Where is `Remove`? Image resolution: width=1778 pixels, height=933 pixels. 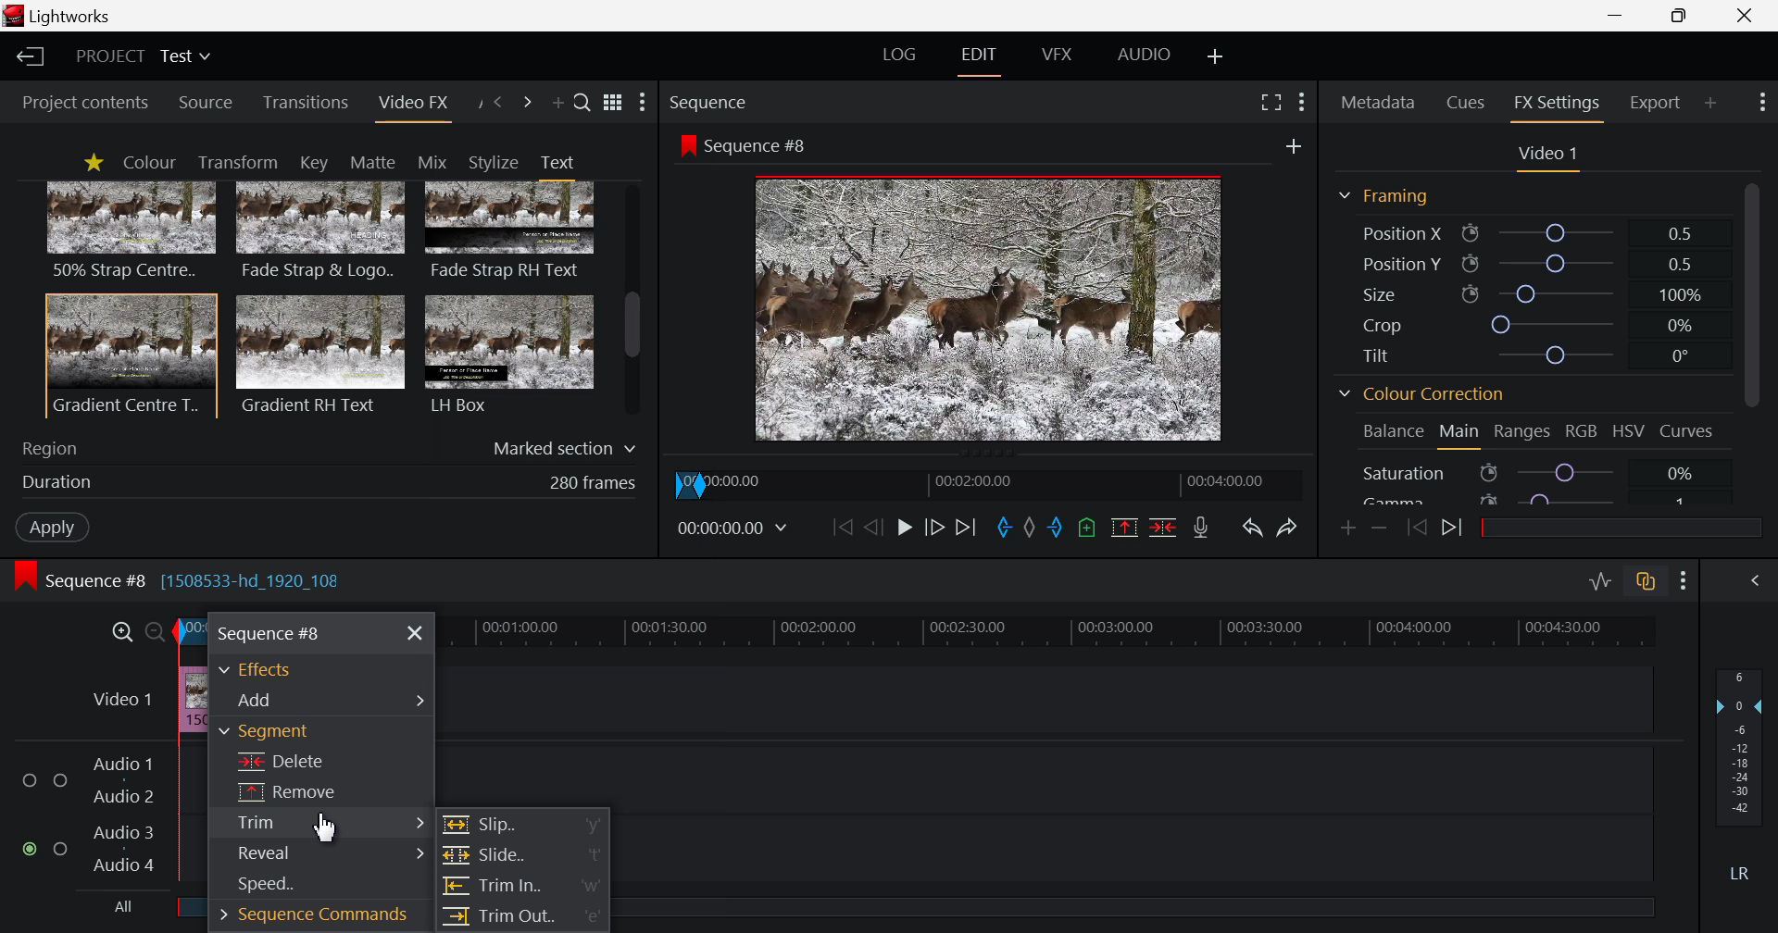 Remove is located at coordinates (323, 791).